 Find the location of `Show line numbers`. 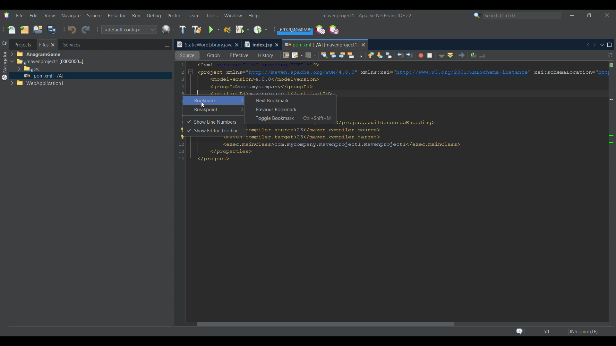

Show line numbers is located at coordinates (218, 122).